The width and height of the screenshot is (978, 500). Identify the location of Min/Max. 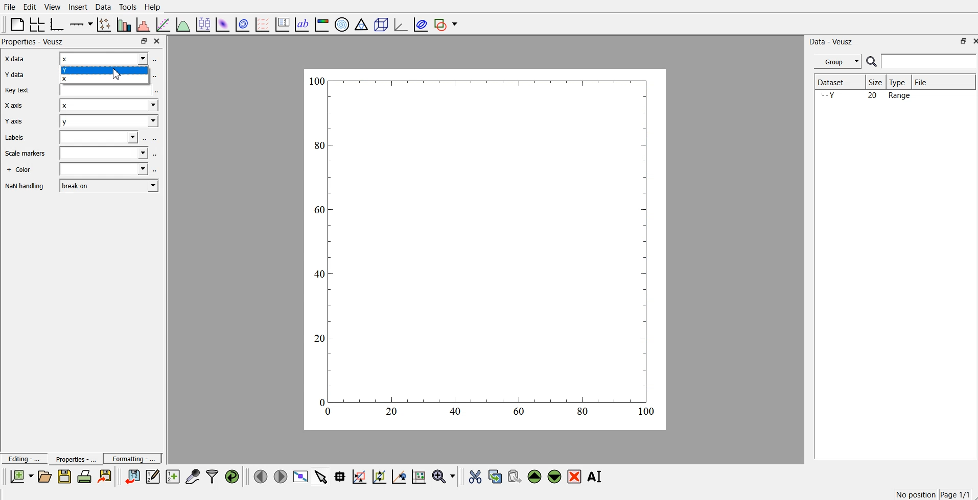
(959, 41).